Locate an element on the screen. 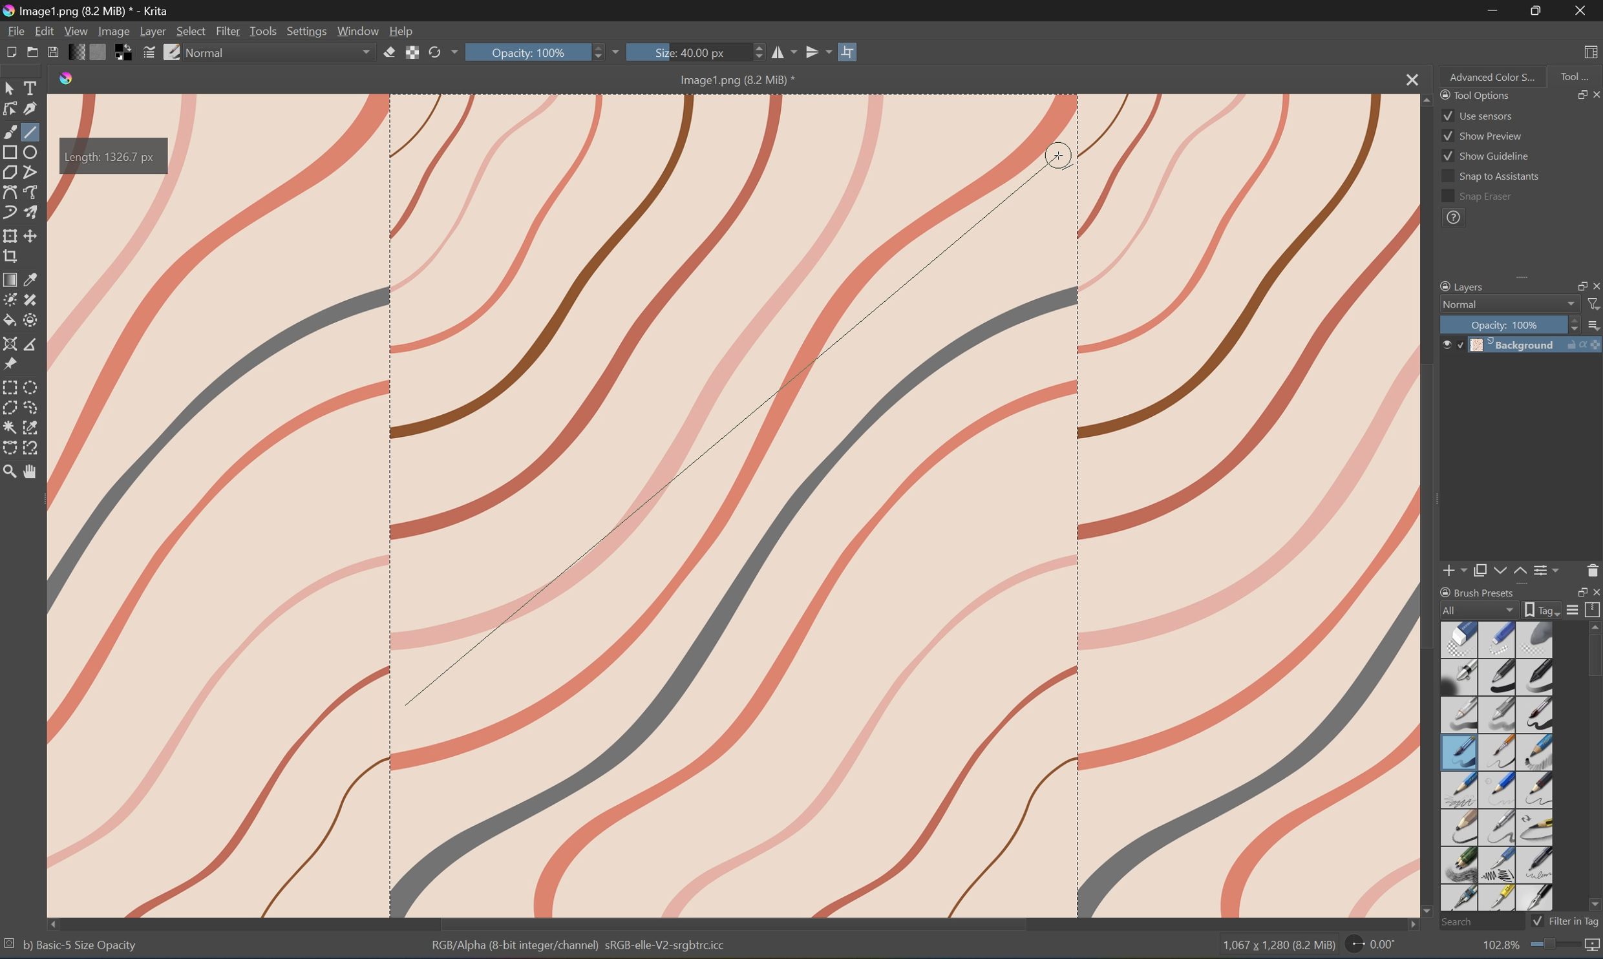 The image size is (1603, 959). Drop Down is located at coordinates (1570, 304).